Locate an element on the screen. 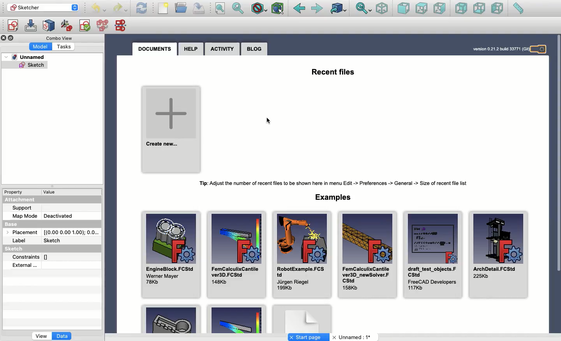  Tip: Adjust the number of recent files to be shown here in menu Edit -> Preferences -> General -> Size of recent fle list is located at coordinates (337, 183).